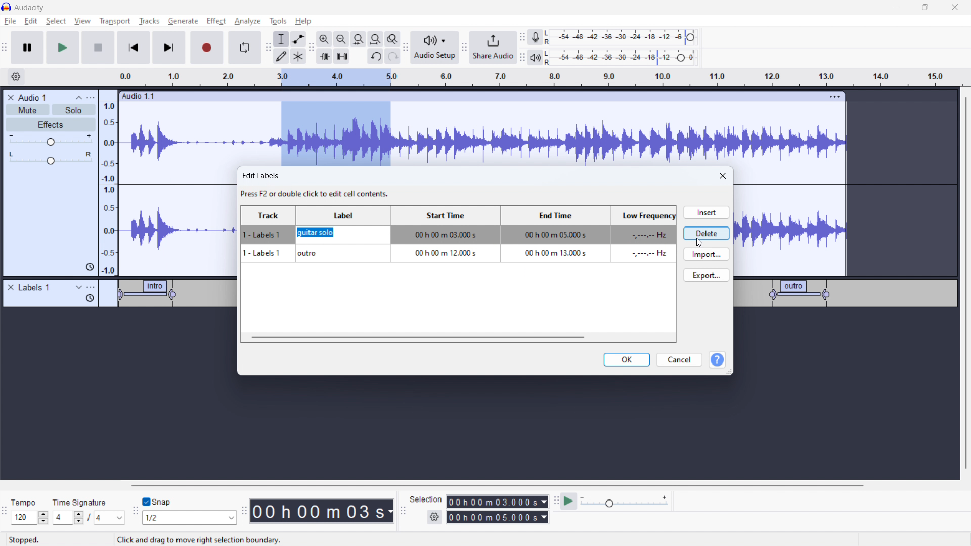 The height and width of the screenshot is (546, 971). I want to click on history, so click(90, 267).